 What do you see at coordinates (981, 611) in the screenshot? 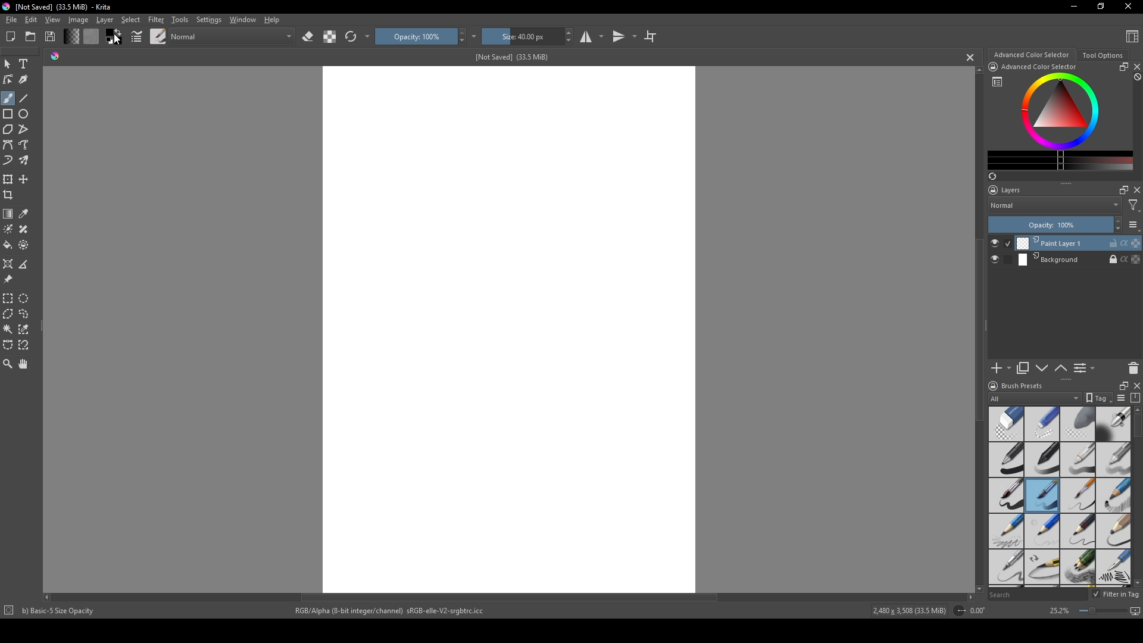
I see `0.00` at bounding box center [981, 611].